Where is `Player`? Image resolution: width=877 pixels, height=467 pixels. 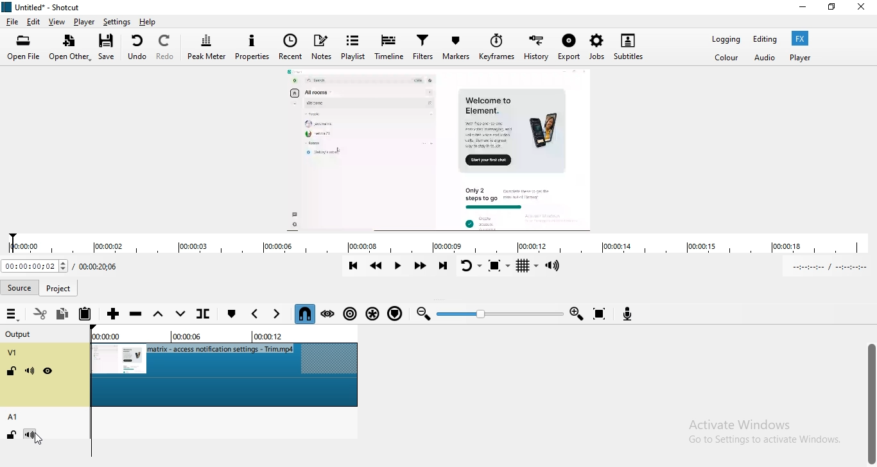
Player is located at coordinates (85, 21).